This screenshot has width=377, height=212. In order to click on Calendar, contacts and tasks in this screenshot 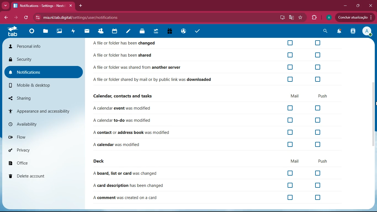, I will do `click(123, 96)`.